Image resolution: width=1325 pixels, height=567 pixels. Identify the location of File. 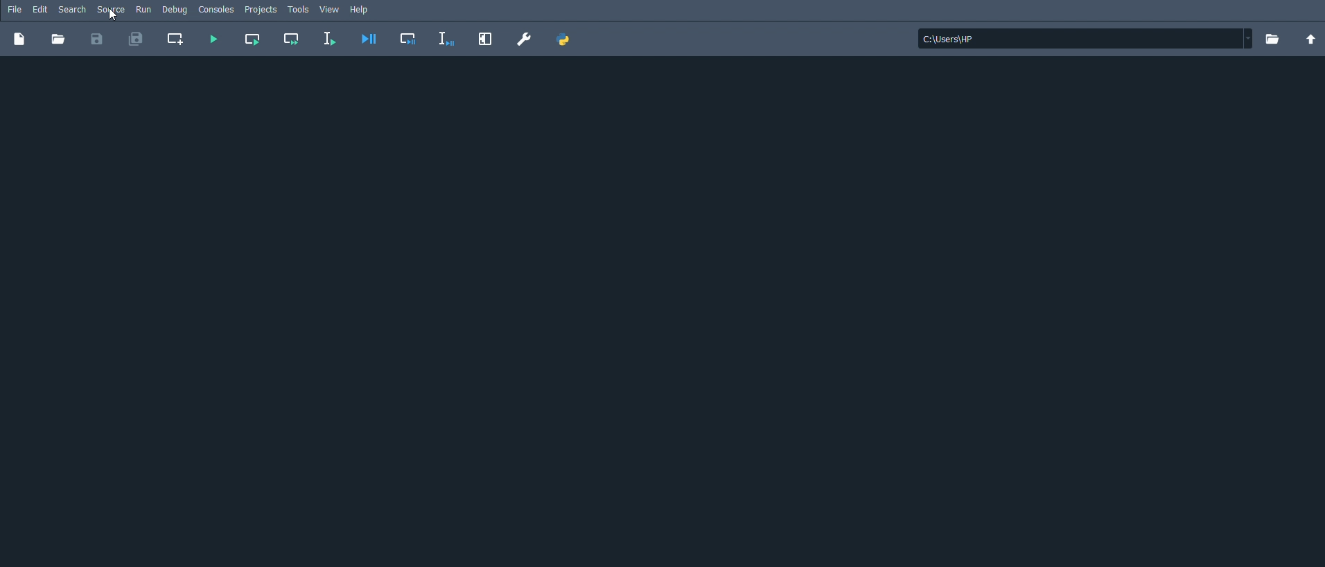
(15, 10).